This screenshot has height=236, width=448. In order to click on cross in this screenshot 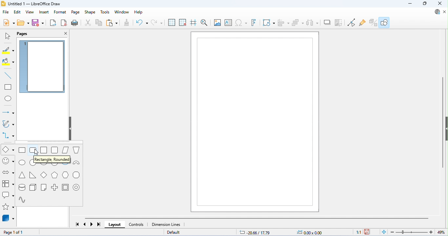, I will do `click(55, 188)`.